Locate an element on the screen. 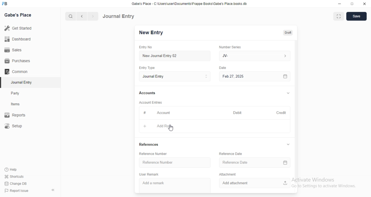  Items is located at coordinates (16, 104).